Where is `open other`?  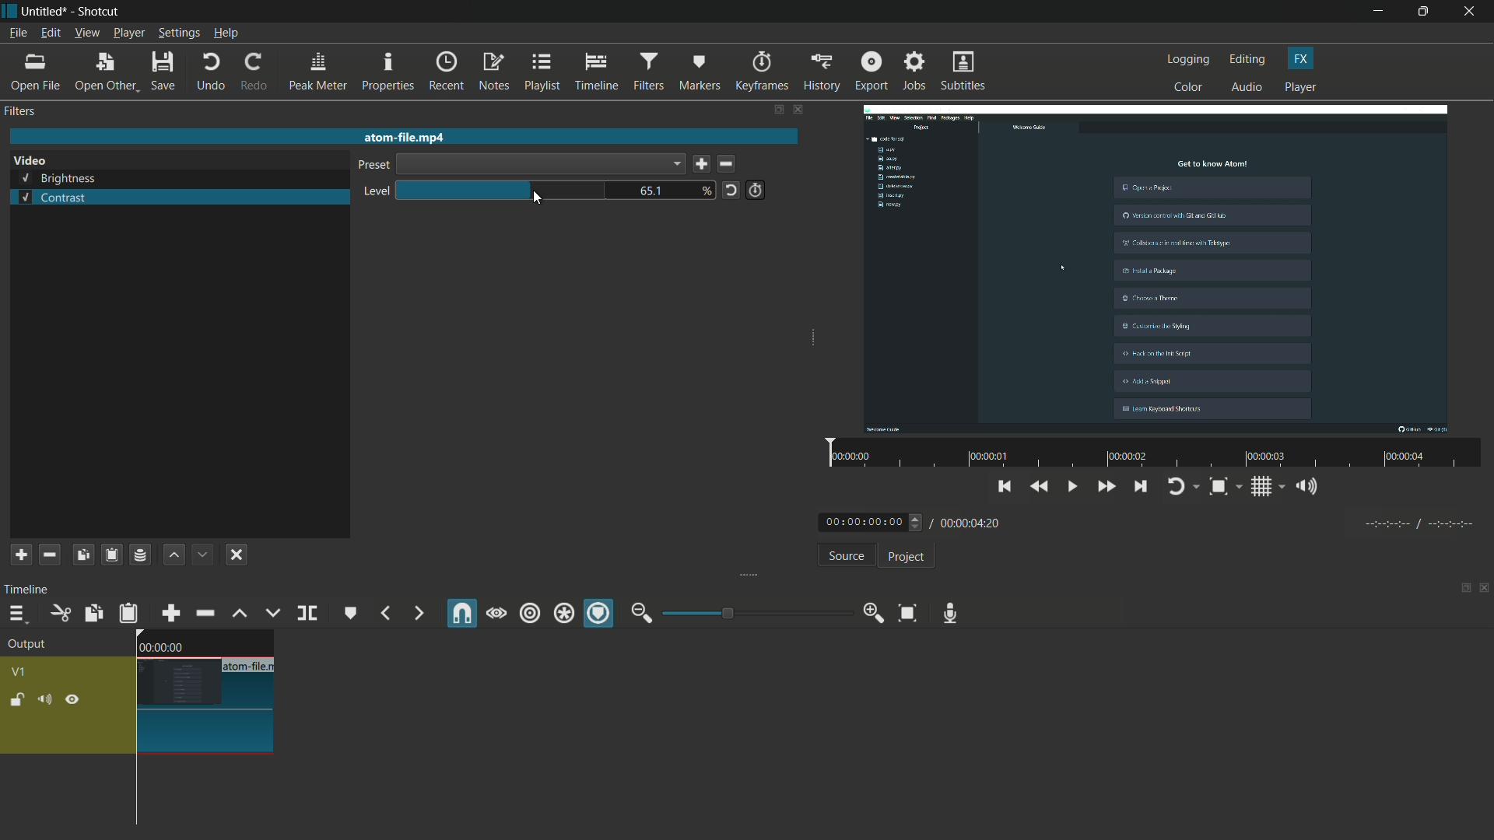 open other is located at coordinates (106, 72).